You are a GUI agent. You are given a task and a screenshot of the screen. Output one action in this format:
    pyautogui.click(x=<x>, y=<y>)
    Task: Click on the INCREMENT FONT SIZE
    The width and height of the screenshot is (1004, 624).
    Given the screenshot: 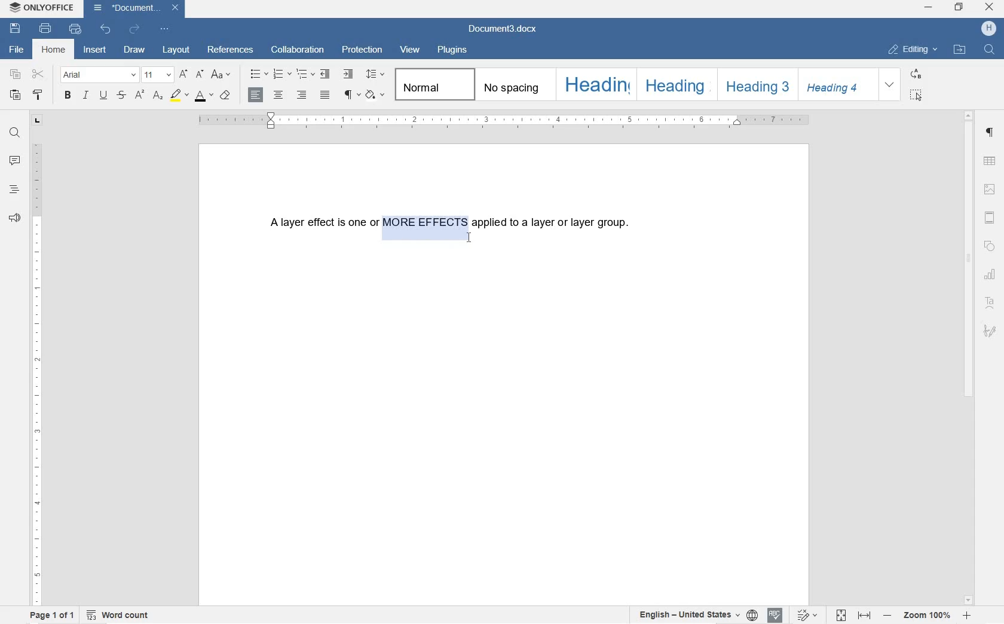 What is the action you would take?
    pyautogui.click(x=200, y=75)
    